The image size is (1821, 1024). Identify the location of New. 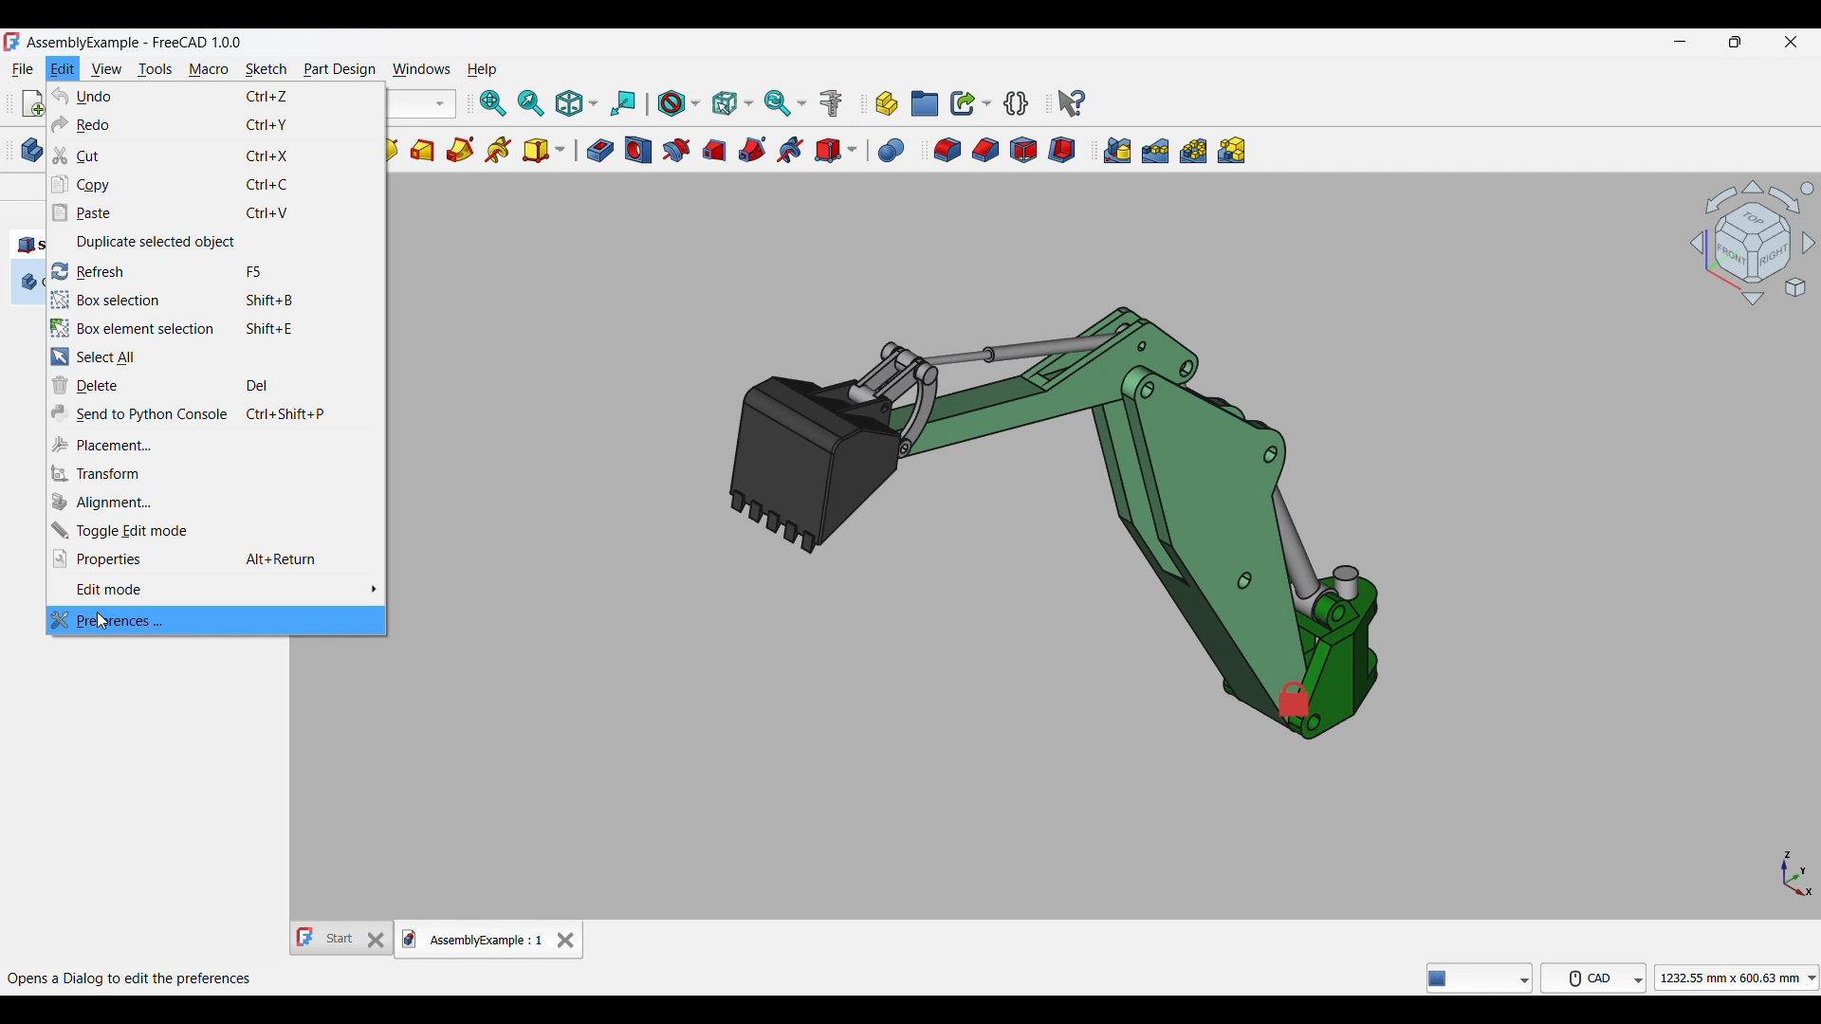
(33, 103).